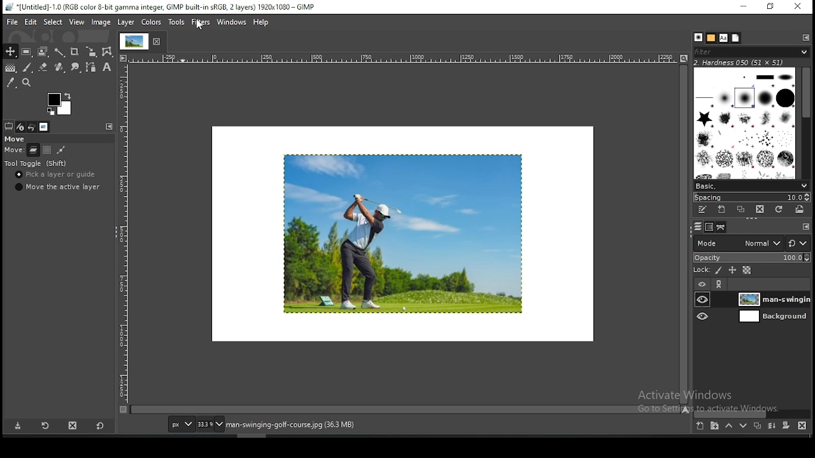 The height and width of the screenshot is (458, 815). What do you see at coordinates (703, 211) in the screenshot?
I see `edit this brush` at bounding box center [703, 211].